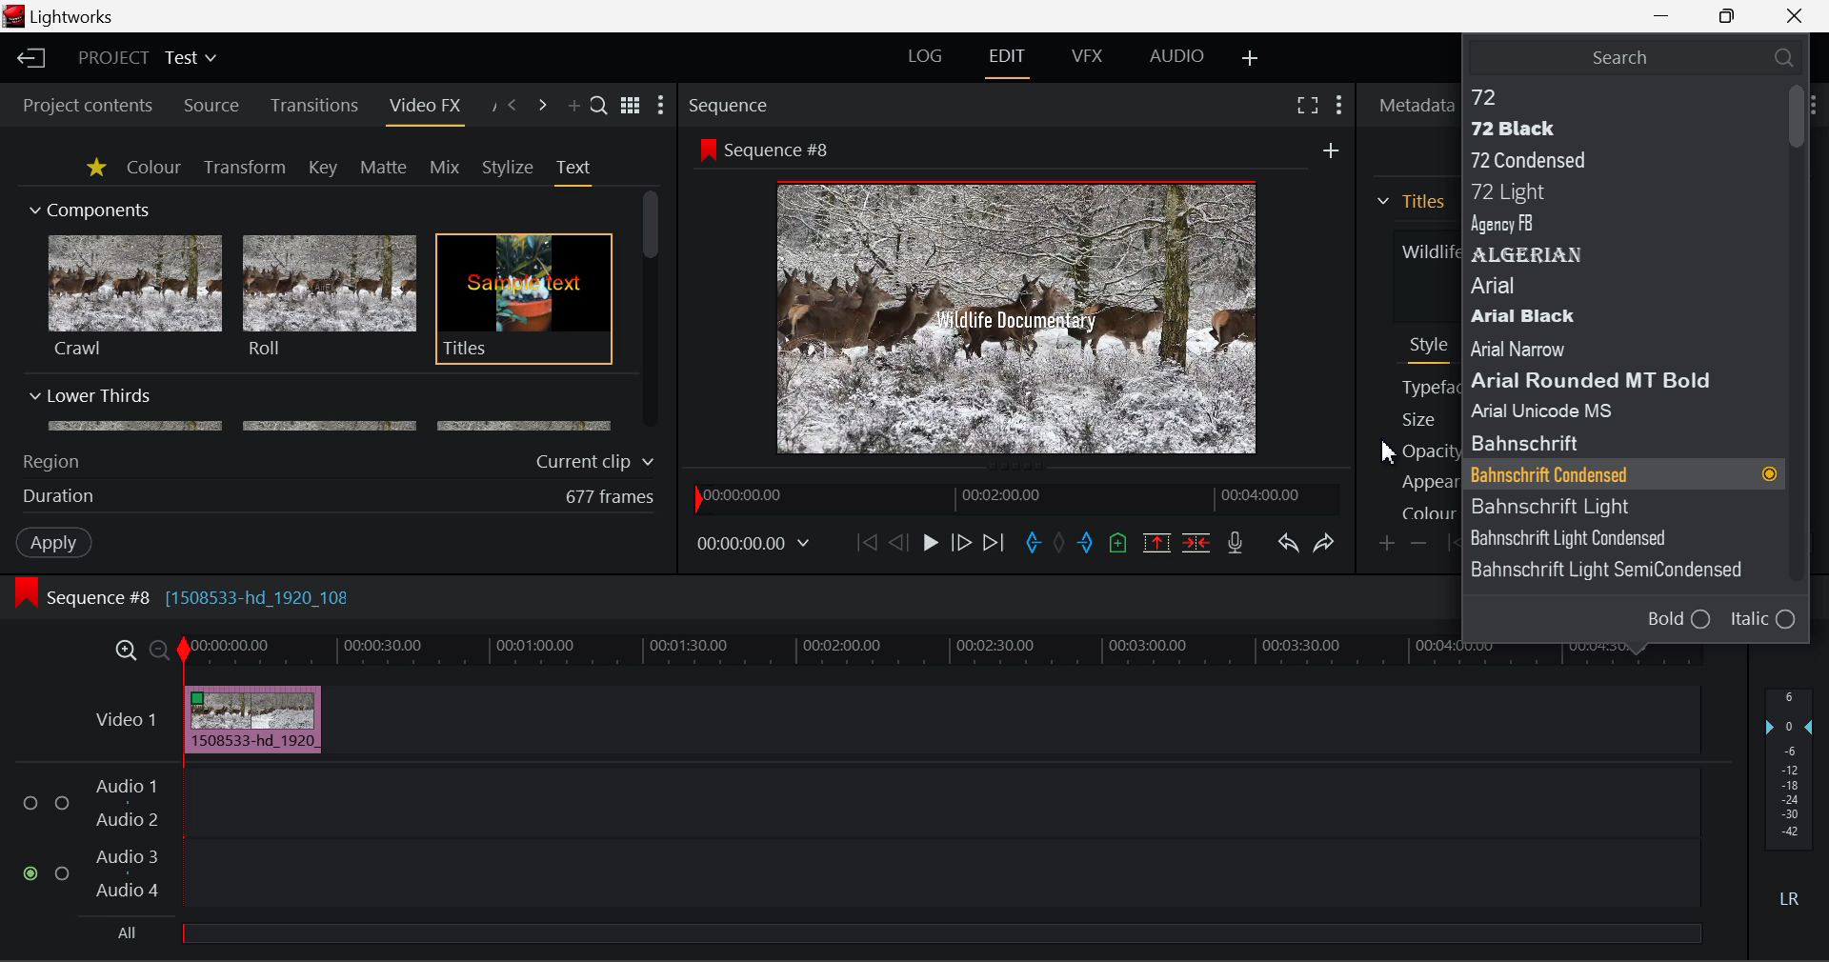 This screenshot has width=1829, height=962. I want to click on Favorites, so click(98, 169).